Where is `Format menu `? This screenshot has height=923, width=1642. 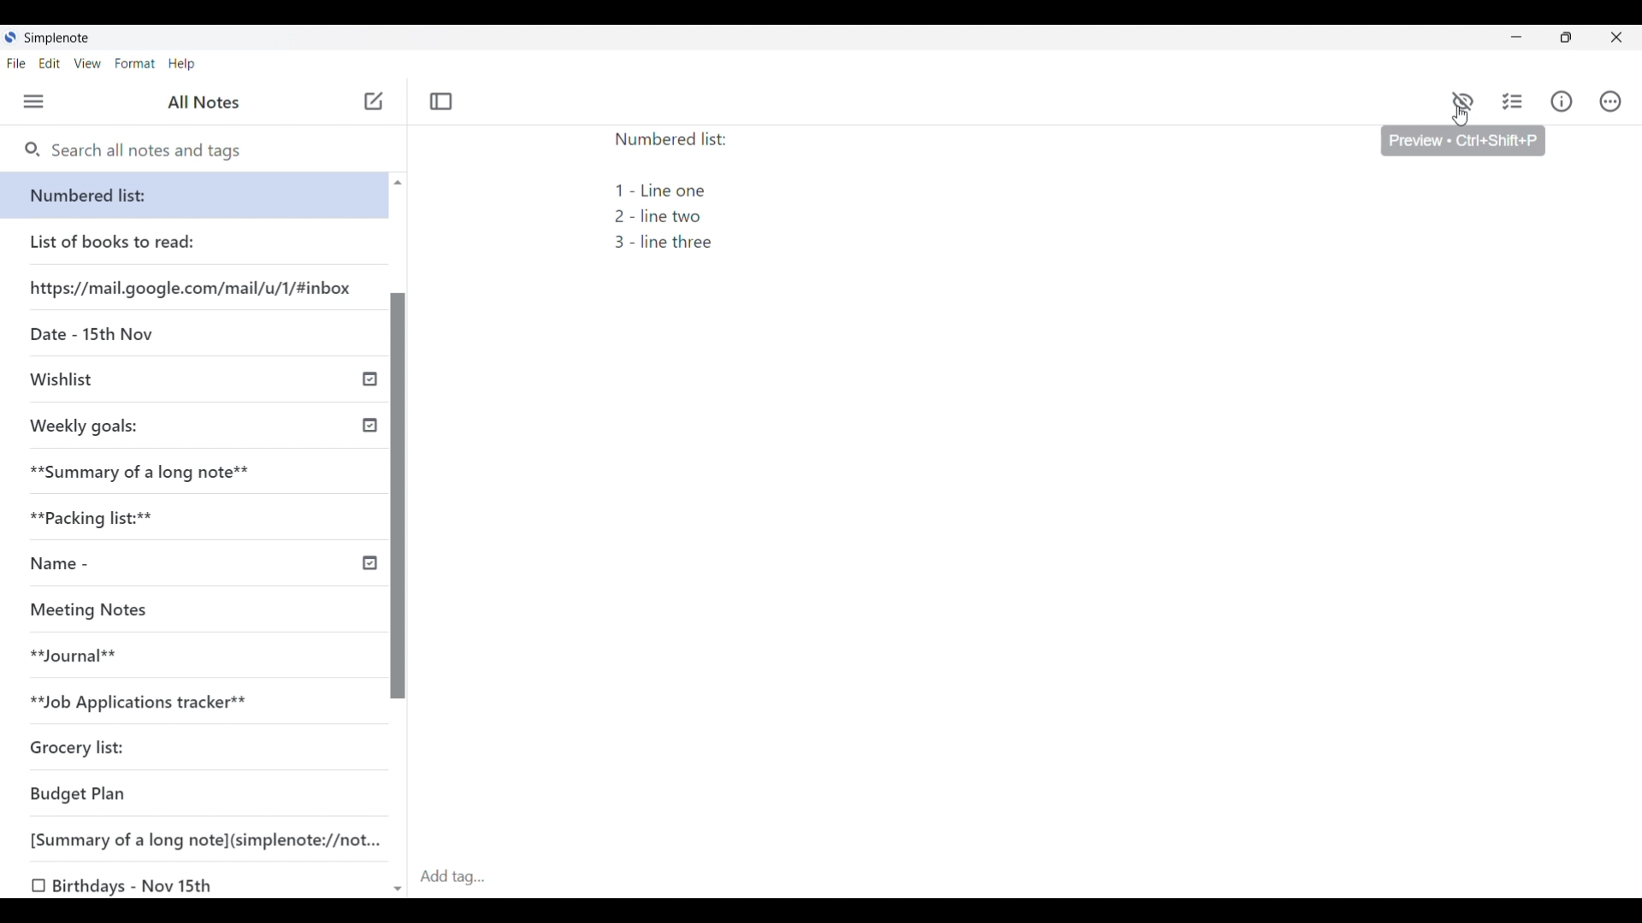 Format menu  is located at coordinates (136, 63).